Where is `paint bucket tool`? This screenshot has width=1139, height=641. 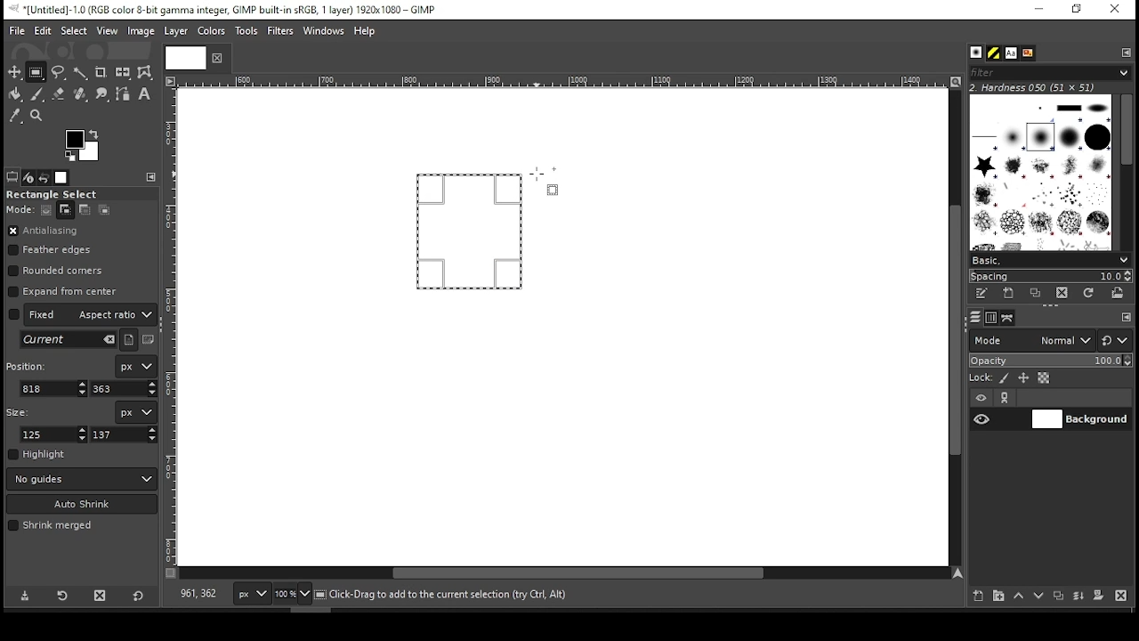
paint bucket tool is located at coordinates (16, 93).